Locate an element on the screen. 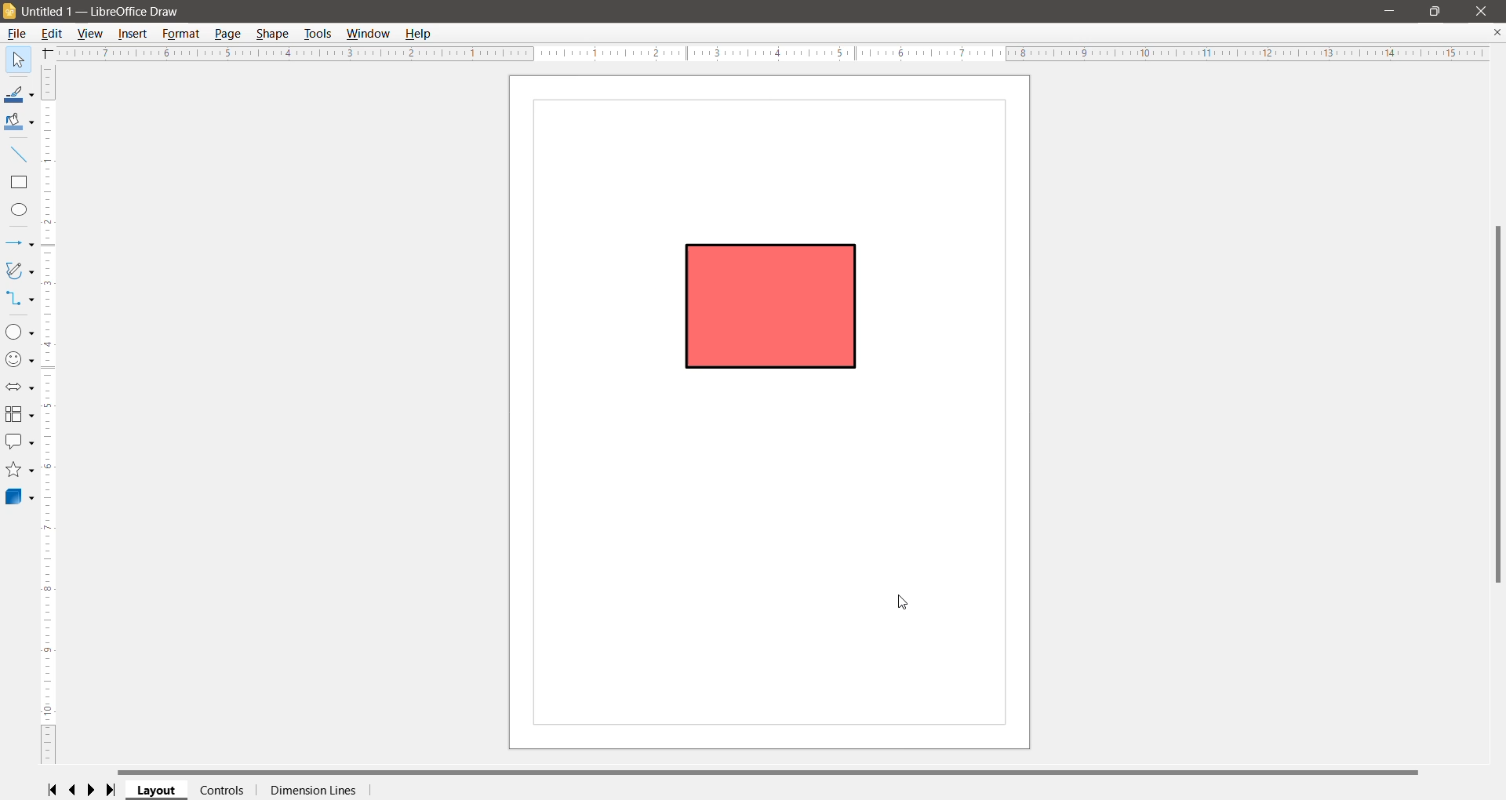  Window is located at coordinates (366, 34).